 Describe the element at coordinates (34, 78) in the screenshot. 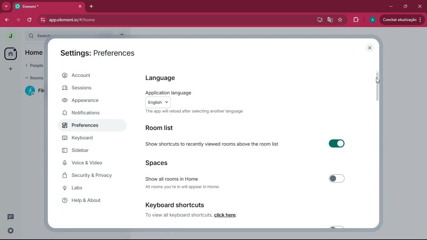

I see `rooms` at that location.